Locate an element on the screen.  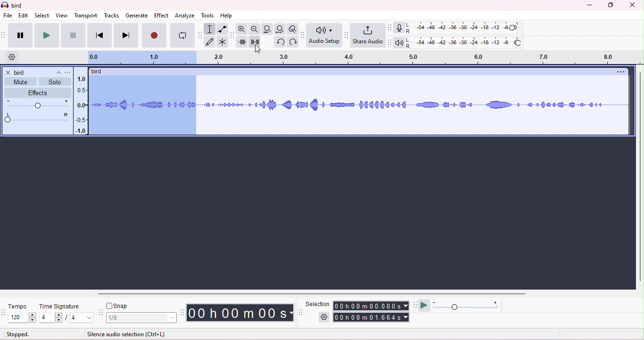
playback speed is located at coordinates (468, 305).